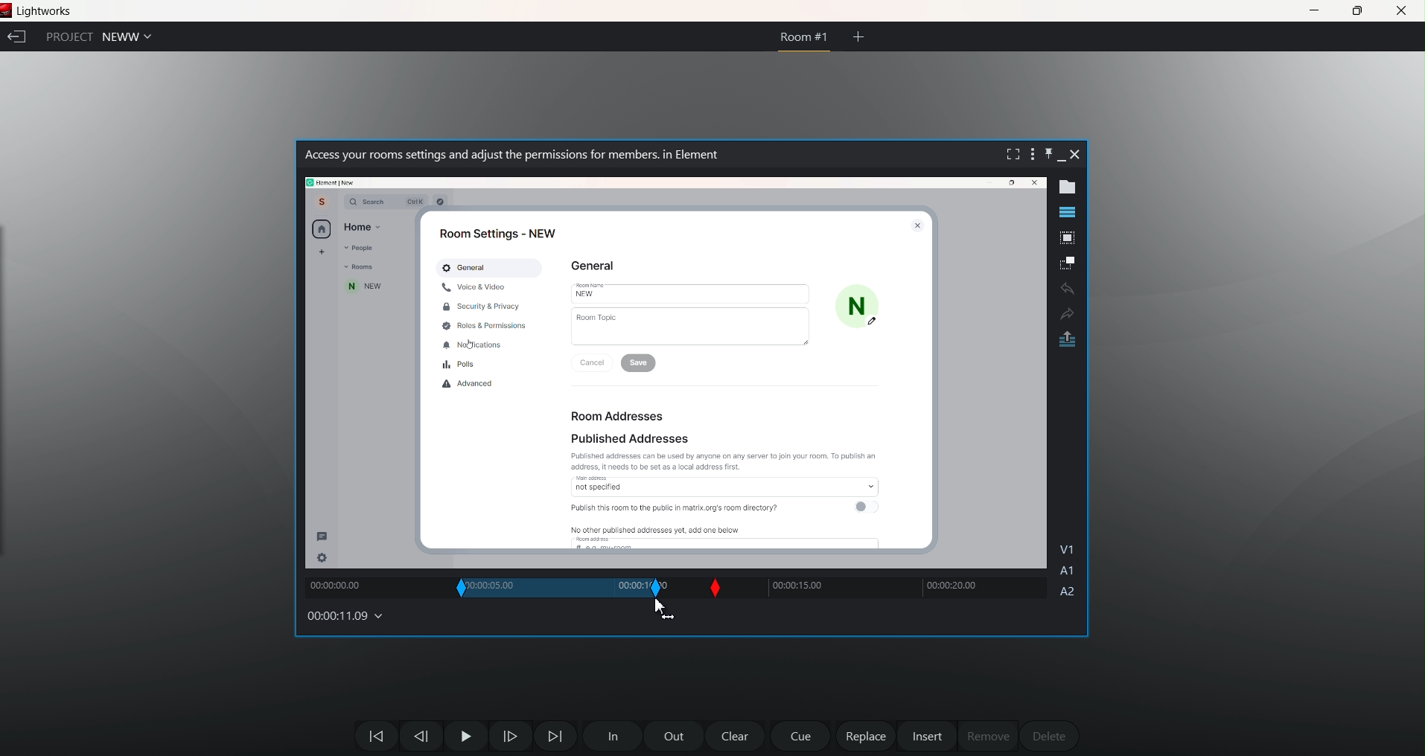  I want to click on Roid & Permissions, so click(487, 325).